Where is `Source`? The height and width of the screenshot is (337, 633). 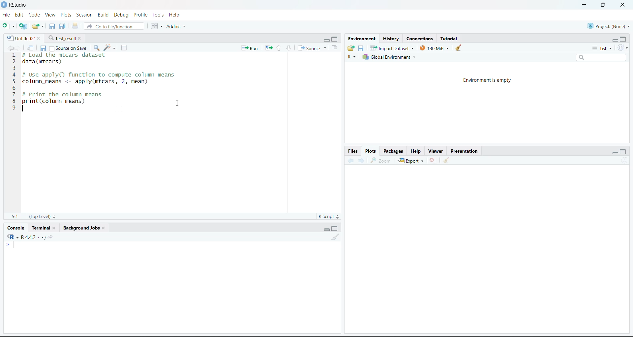 Source is located at coordinates (312, 48).